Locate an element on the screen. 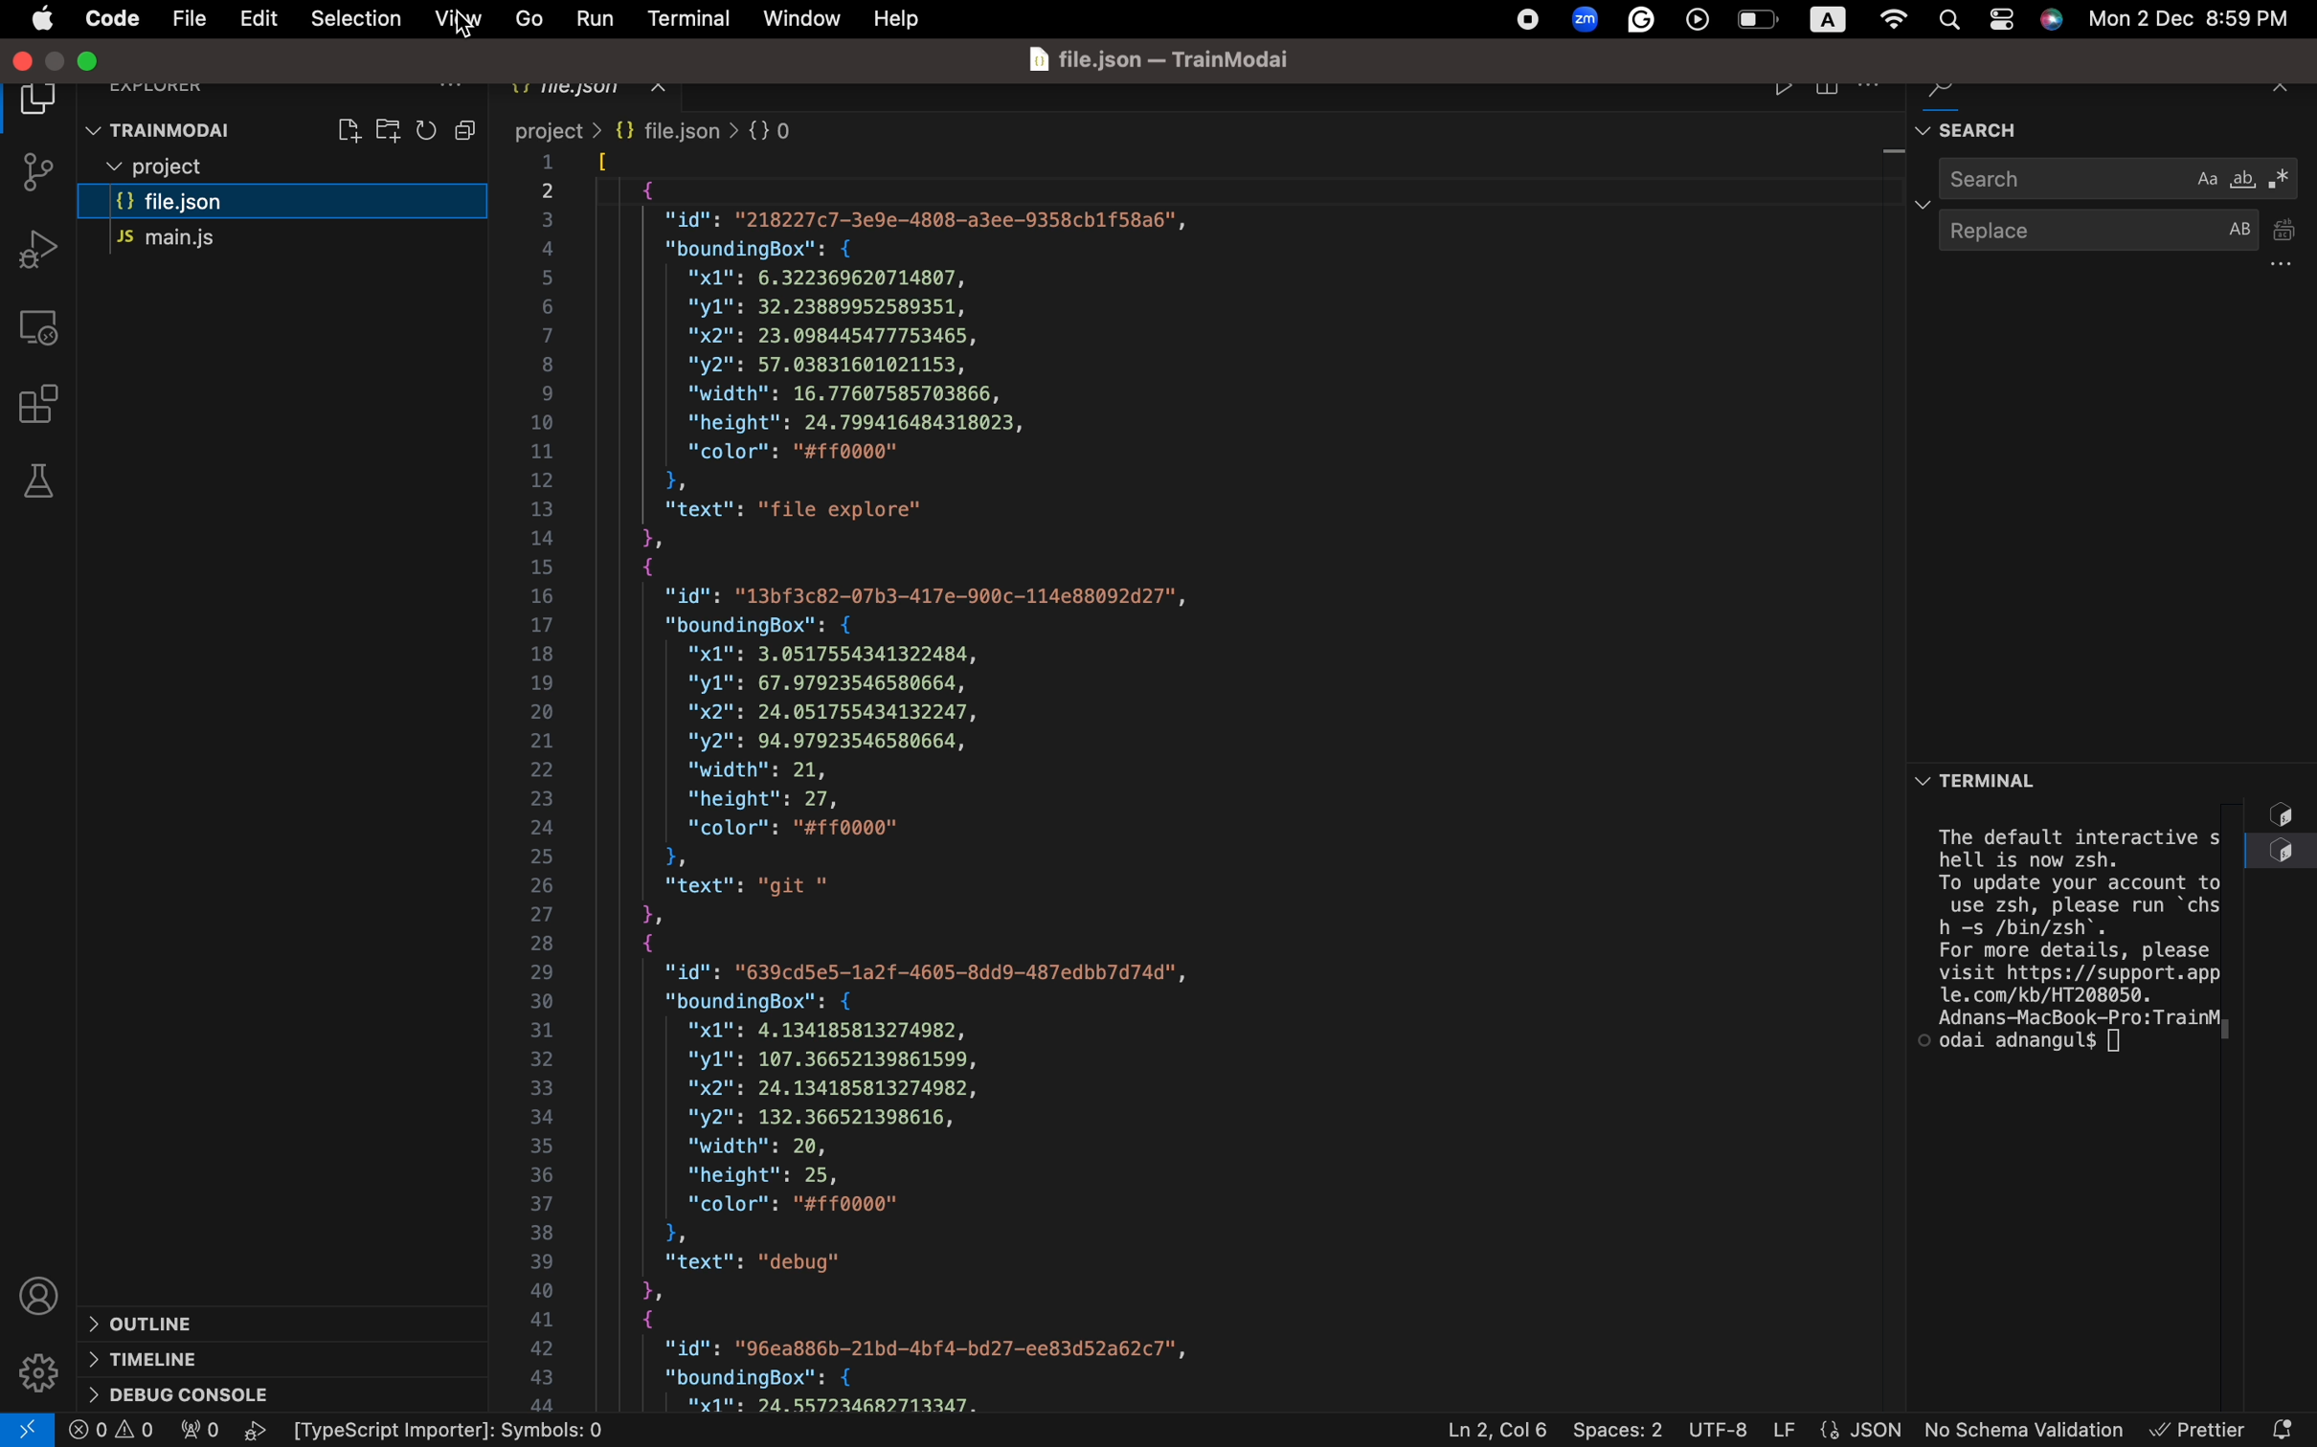  file.json is located at coordinates (279, 207).